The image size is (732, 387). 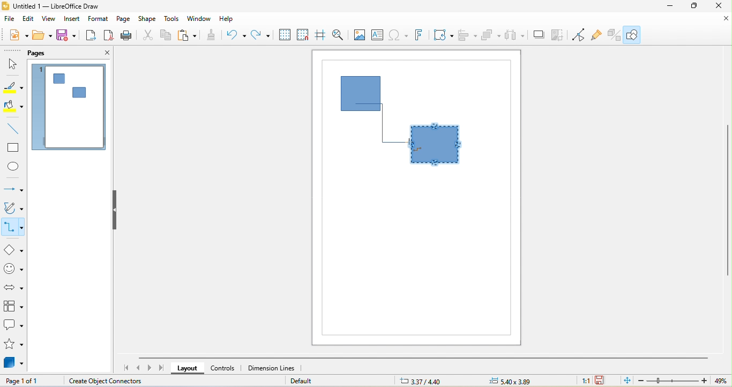 I want to click on extrusion, so click(x=616, y=35).